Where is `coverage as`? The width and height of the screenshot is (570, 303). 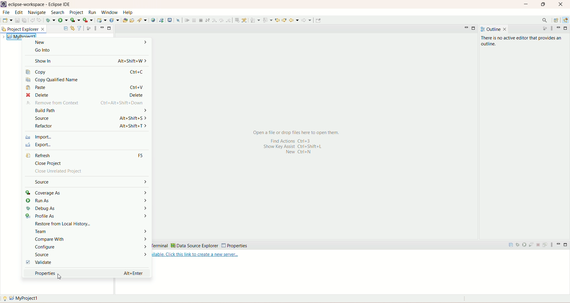 coverage as is located at coordinates (87, 192).